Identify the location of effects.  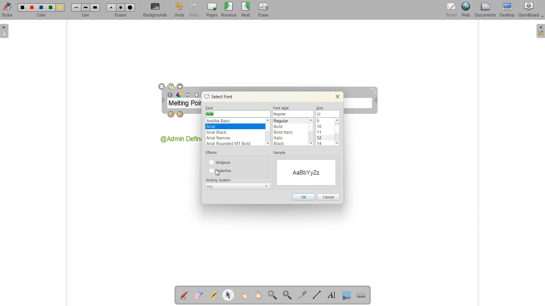
(213, 154).